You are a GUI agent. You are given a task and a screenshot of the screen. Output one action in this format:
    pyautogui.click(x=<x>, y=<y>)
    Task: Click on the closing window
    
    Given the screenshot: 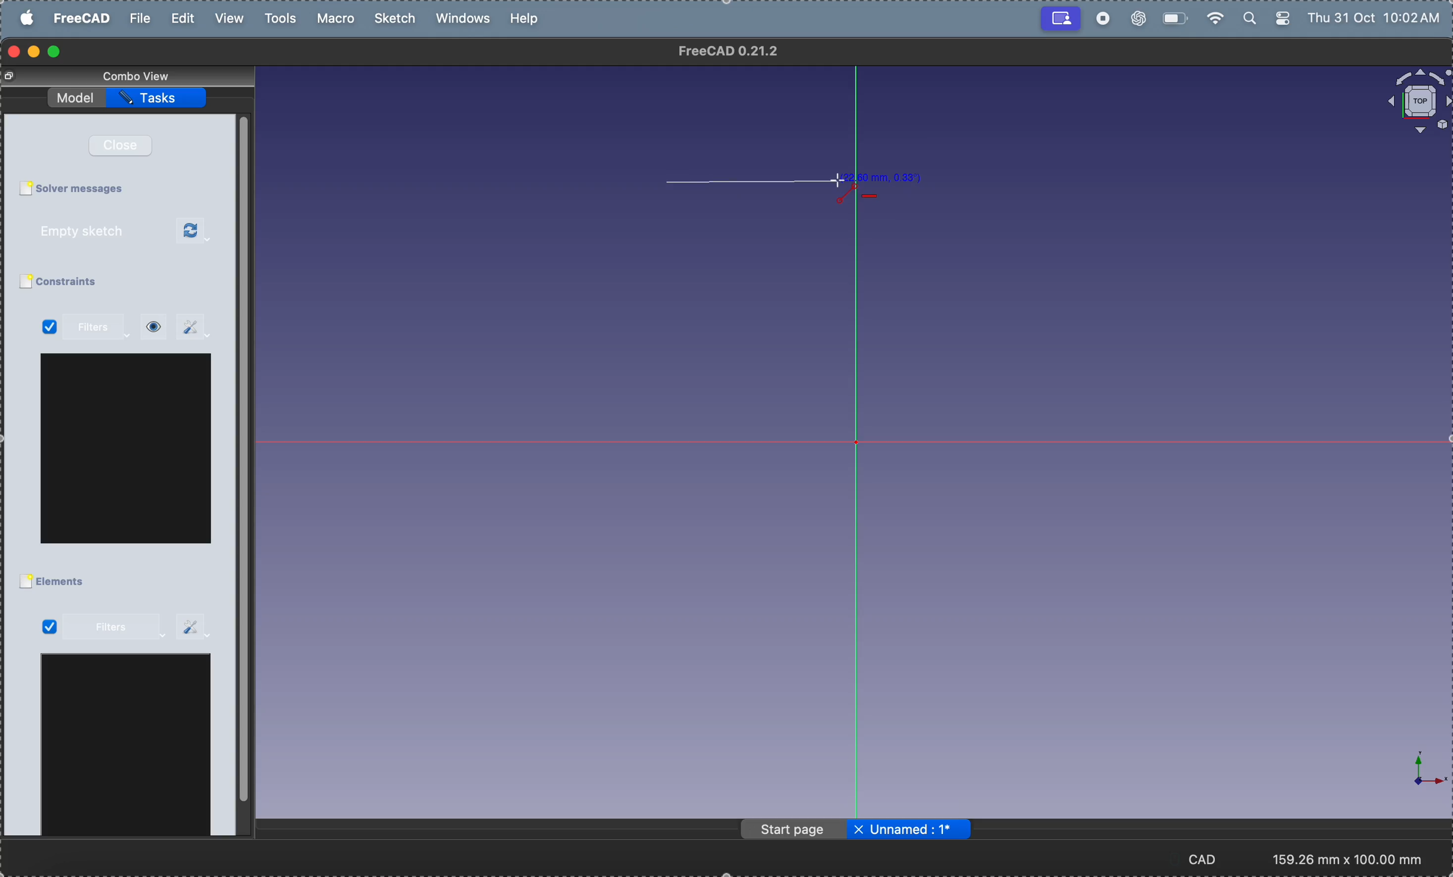 What is the action you would take?
    pyautogui.click(x=14, y=52)
    